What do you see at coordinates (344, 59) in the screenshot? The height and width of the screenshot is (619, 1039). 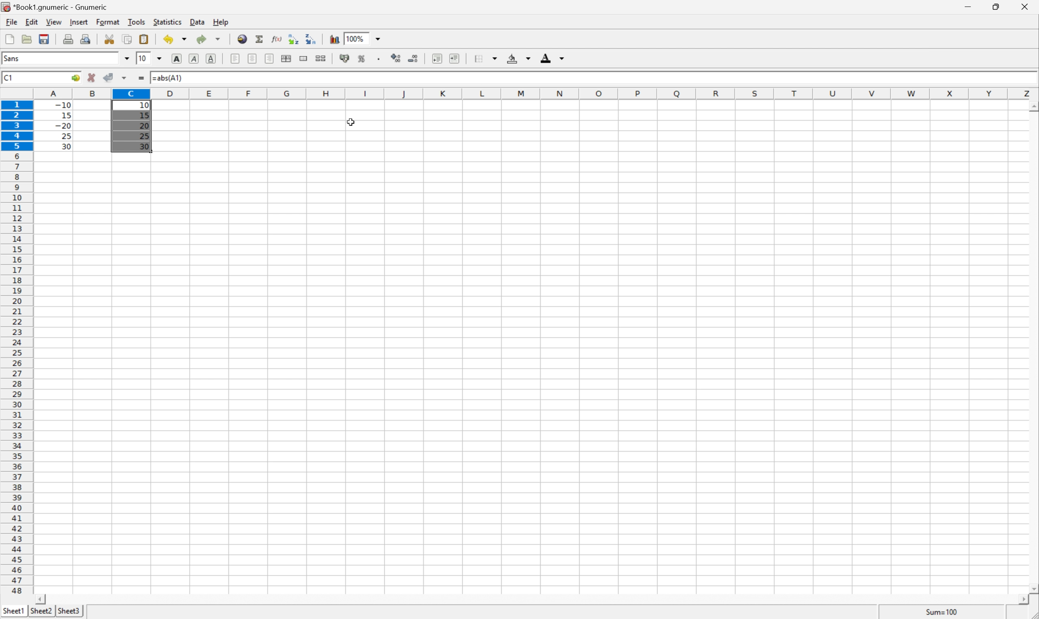 I see `Format the selection as accounting` at bounding box center [344, 59].